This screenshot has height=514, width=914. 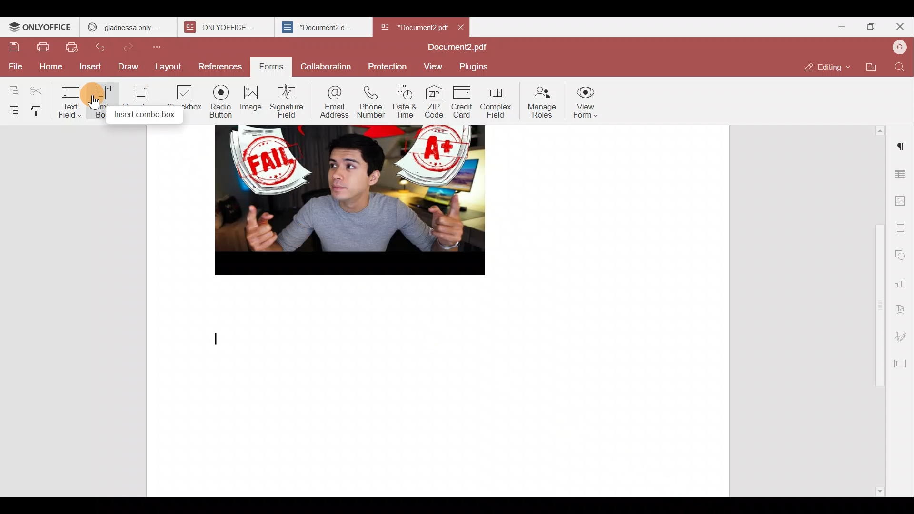 What do you see at coordinates (317, 26) in the screenshot?
I see `*Document2.d.` at bounding box center [317, 26].